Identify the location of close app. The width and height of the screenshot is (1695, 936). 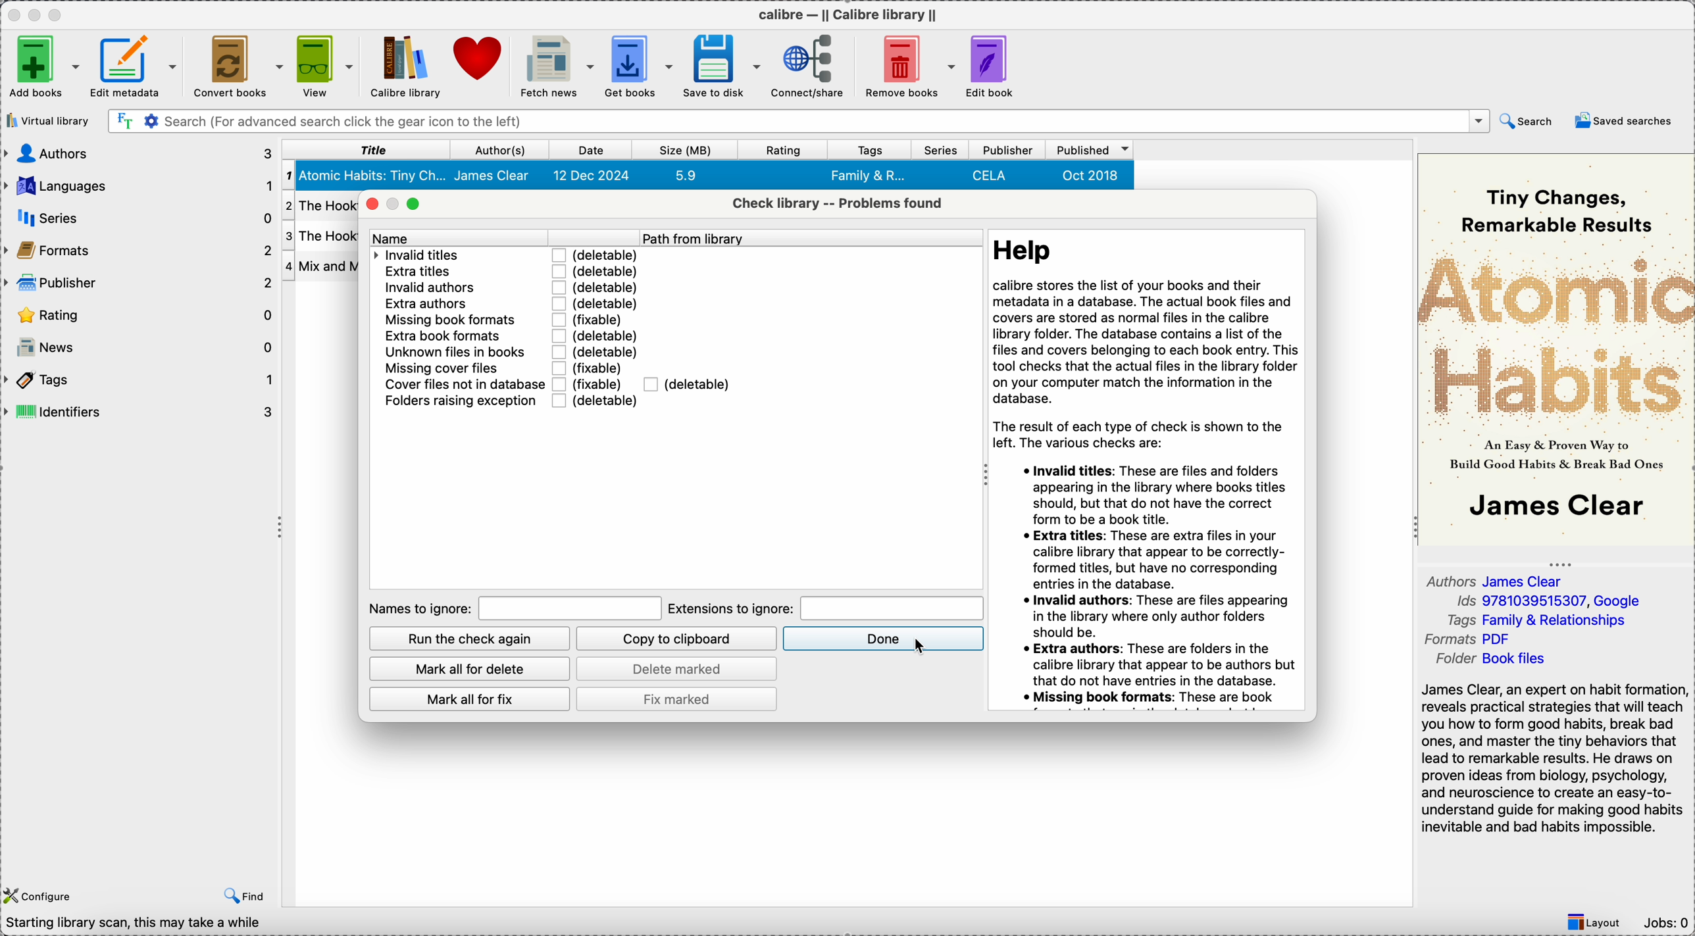
(11, 15).